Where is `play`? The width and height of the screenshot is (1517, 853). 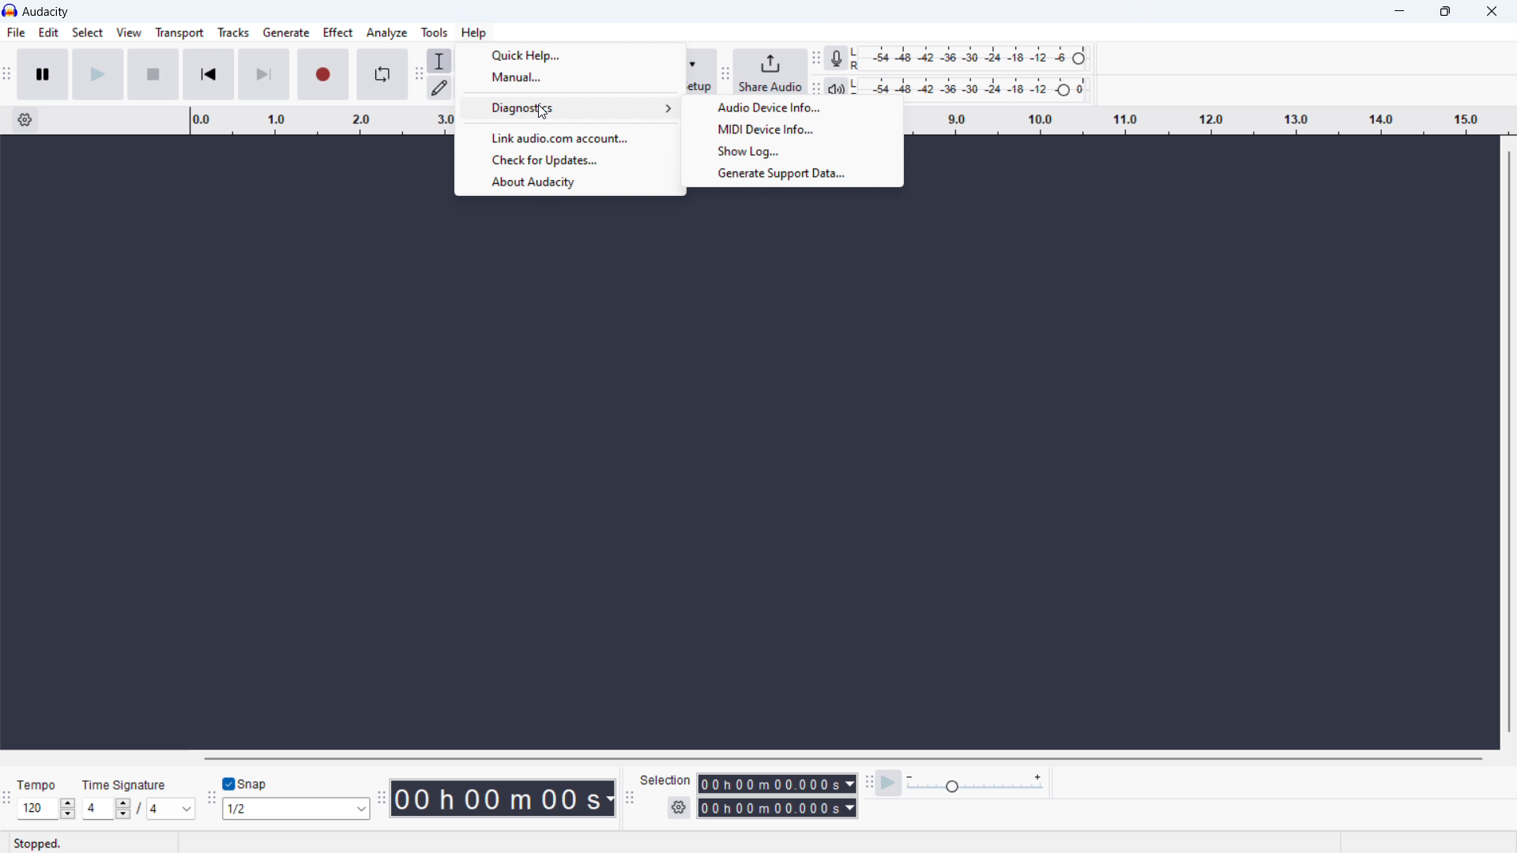
play is located at coordinates (99, 74).